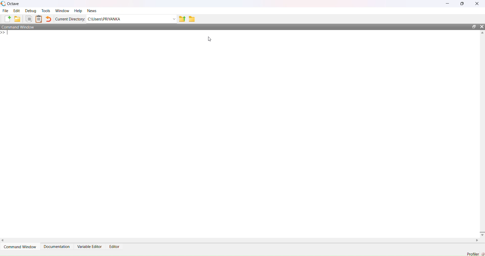  What do you see at coordinates (209, 40) in the screenshot?
I see `Cursor` at bounding box center [209, 40].